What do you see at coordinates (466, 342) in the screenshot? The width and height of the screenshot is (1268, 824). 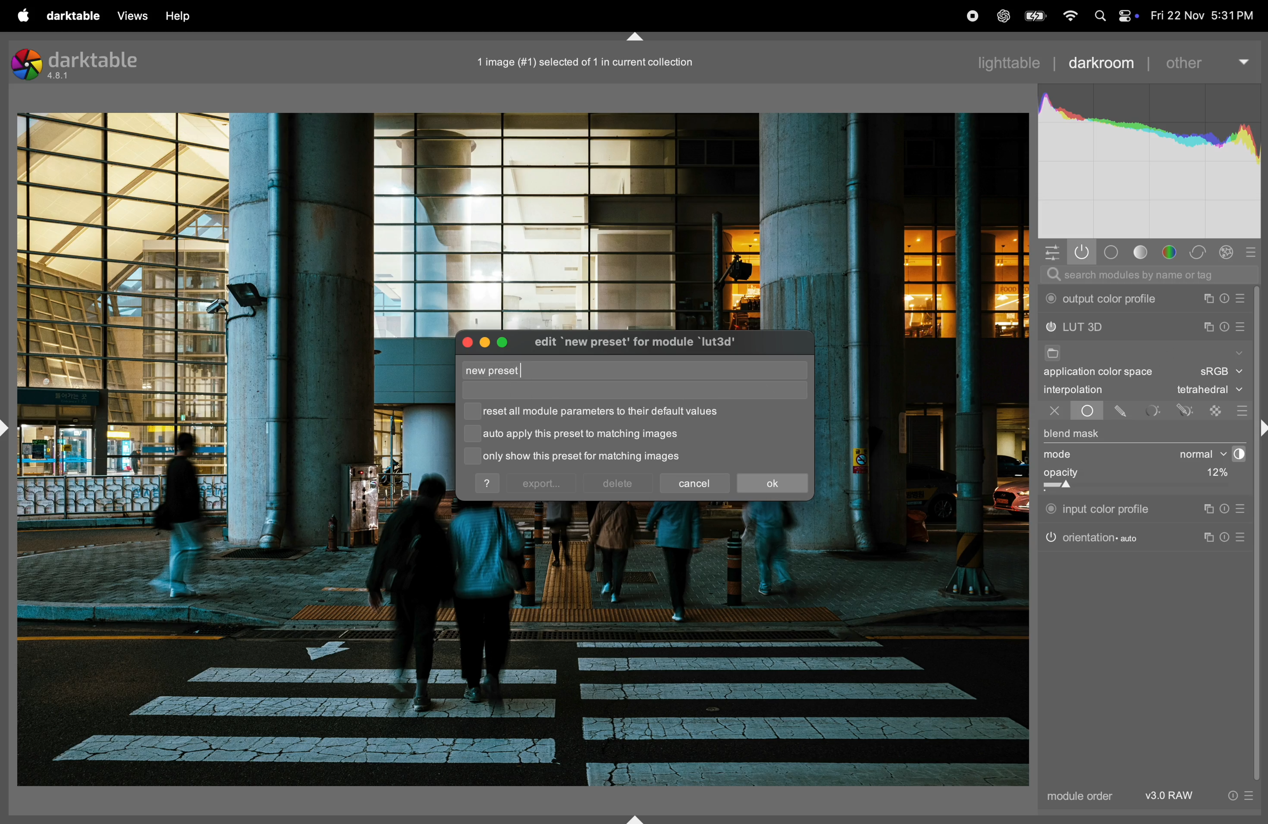 I see `close` at bounding box center [466, 342].